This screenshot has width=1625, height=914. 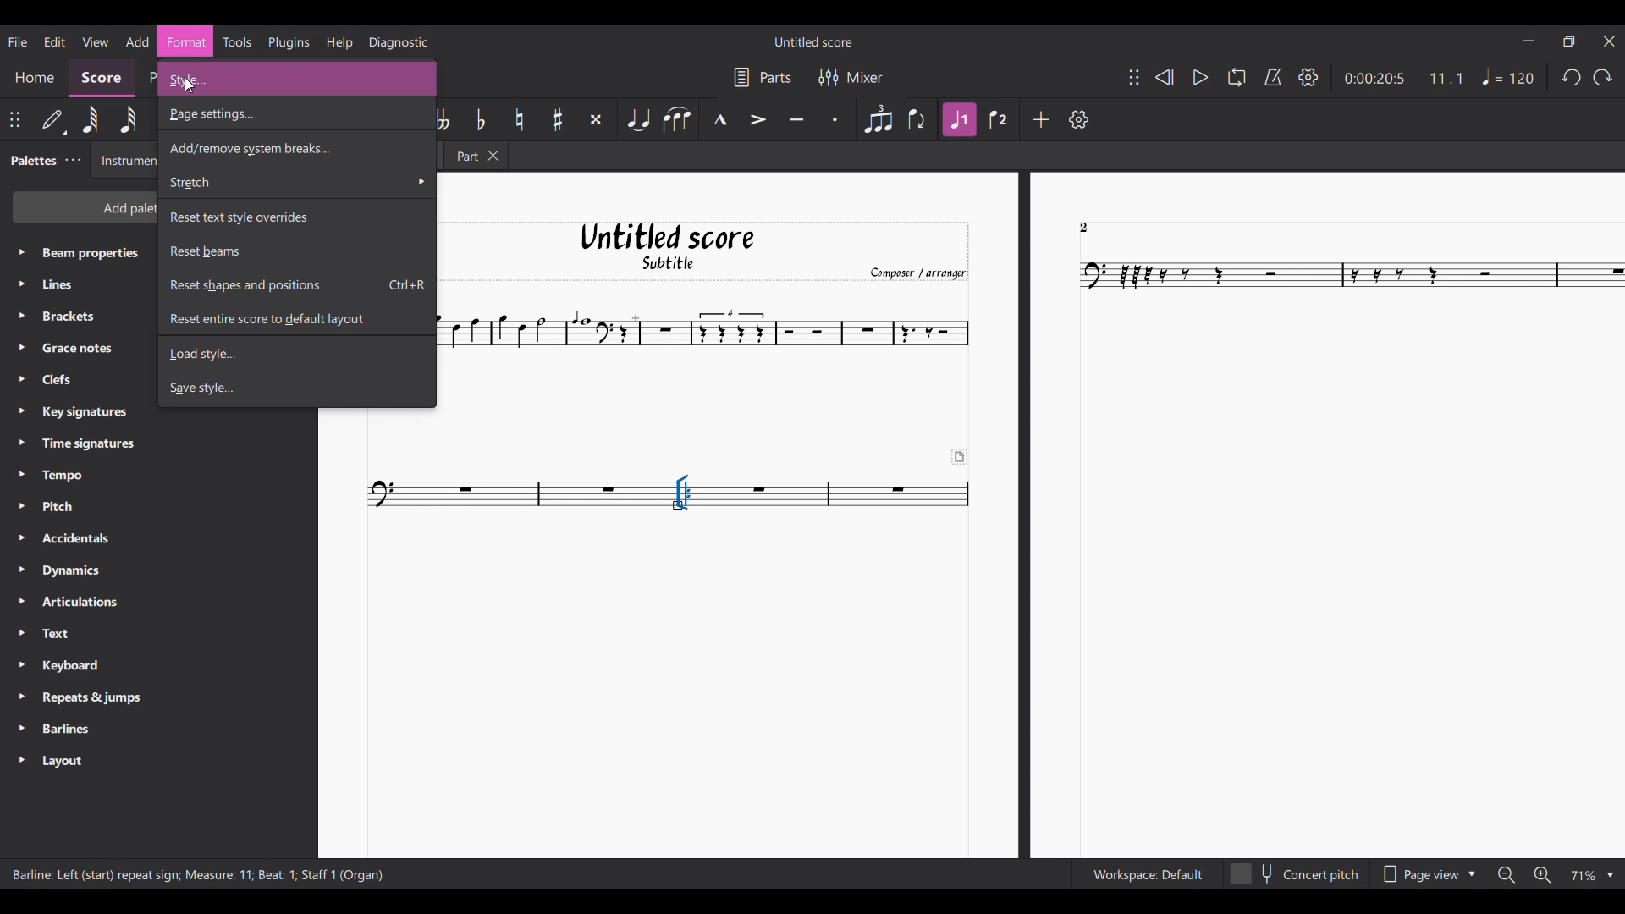 I want to click on Description of current selection, so click(x=199, y=873).